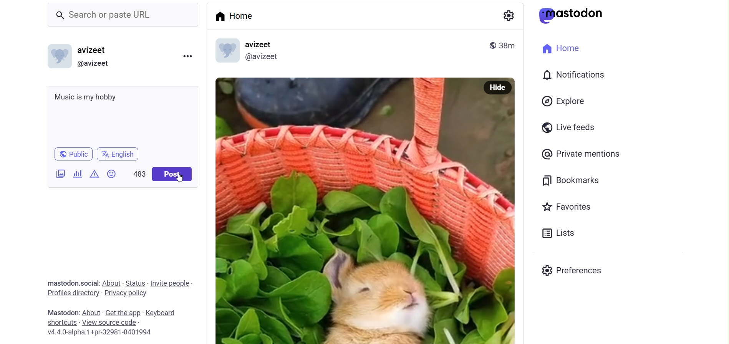  I want to click on Profile Picture, so click(58, 56).